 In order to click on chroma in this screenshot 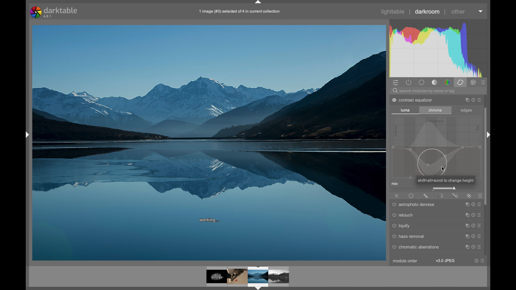, I will do `click(435, 110)`.